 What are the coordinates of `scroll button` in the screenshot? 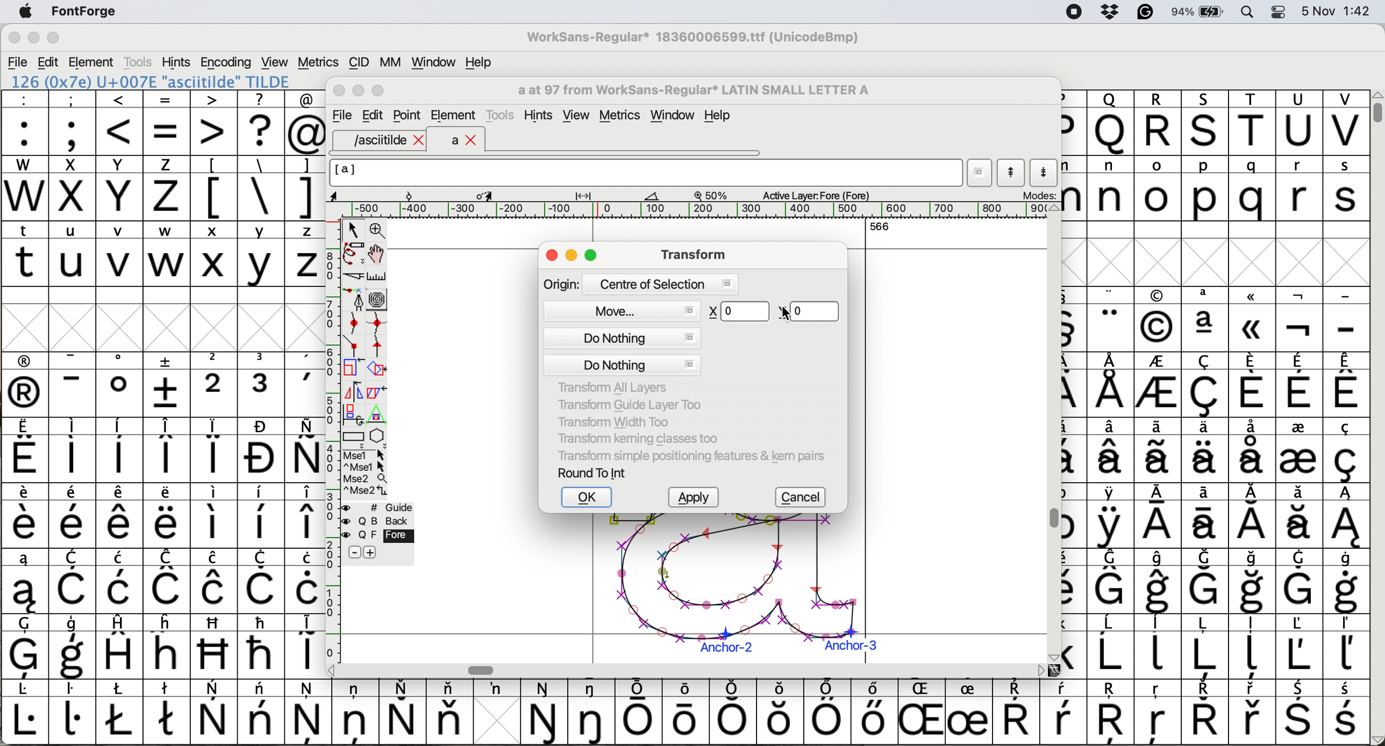 It's located at (1052, 656).